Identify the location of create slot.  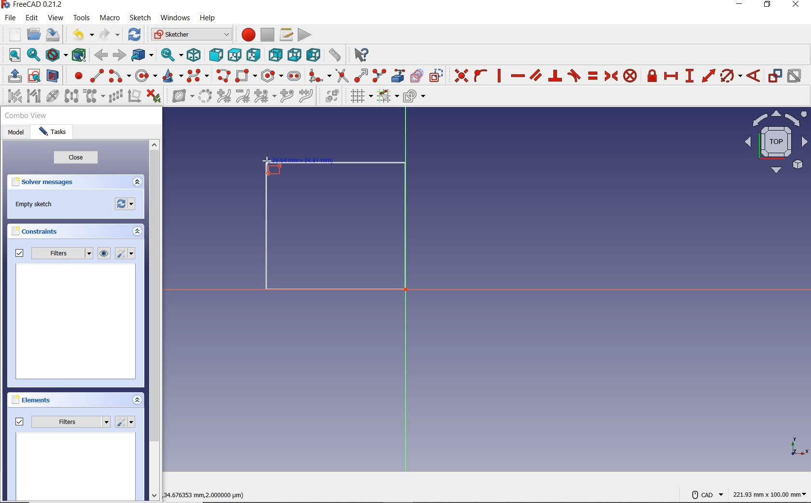
(294, 77).